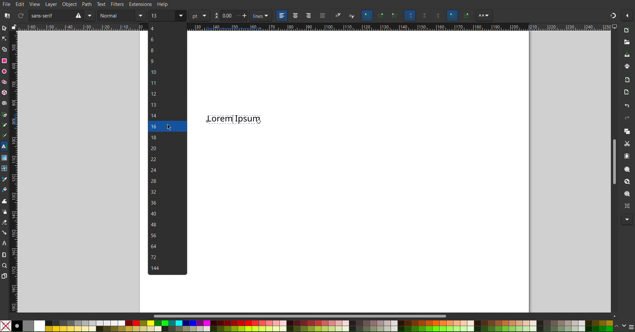  I want to click on Vertical Ruler, so click(14, 172).